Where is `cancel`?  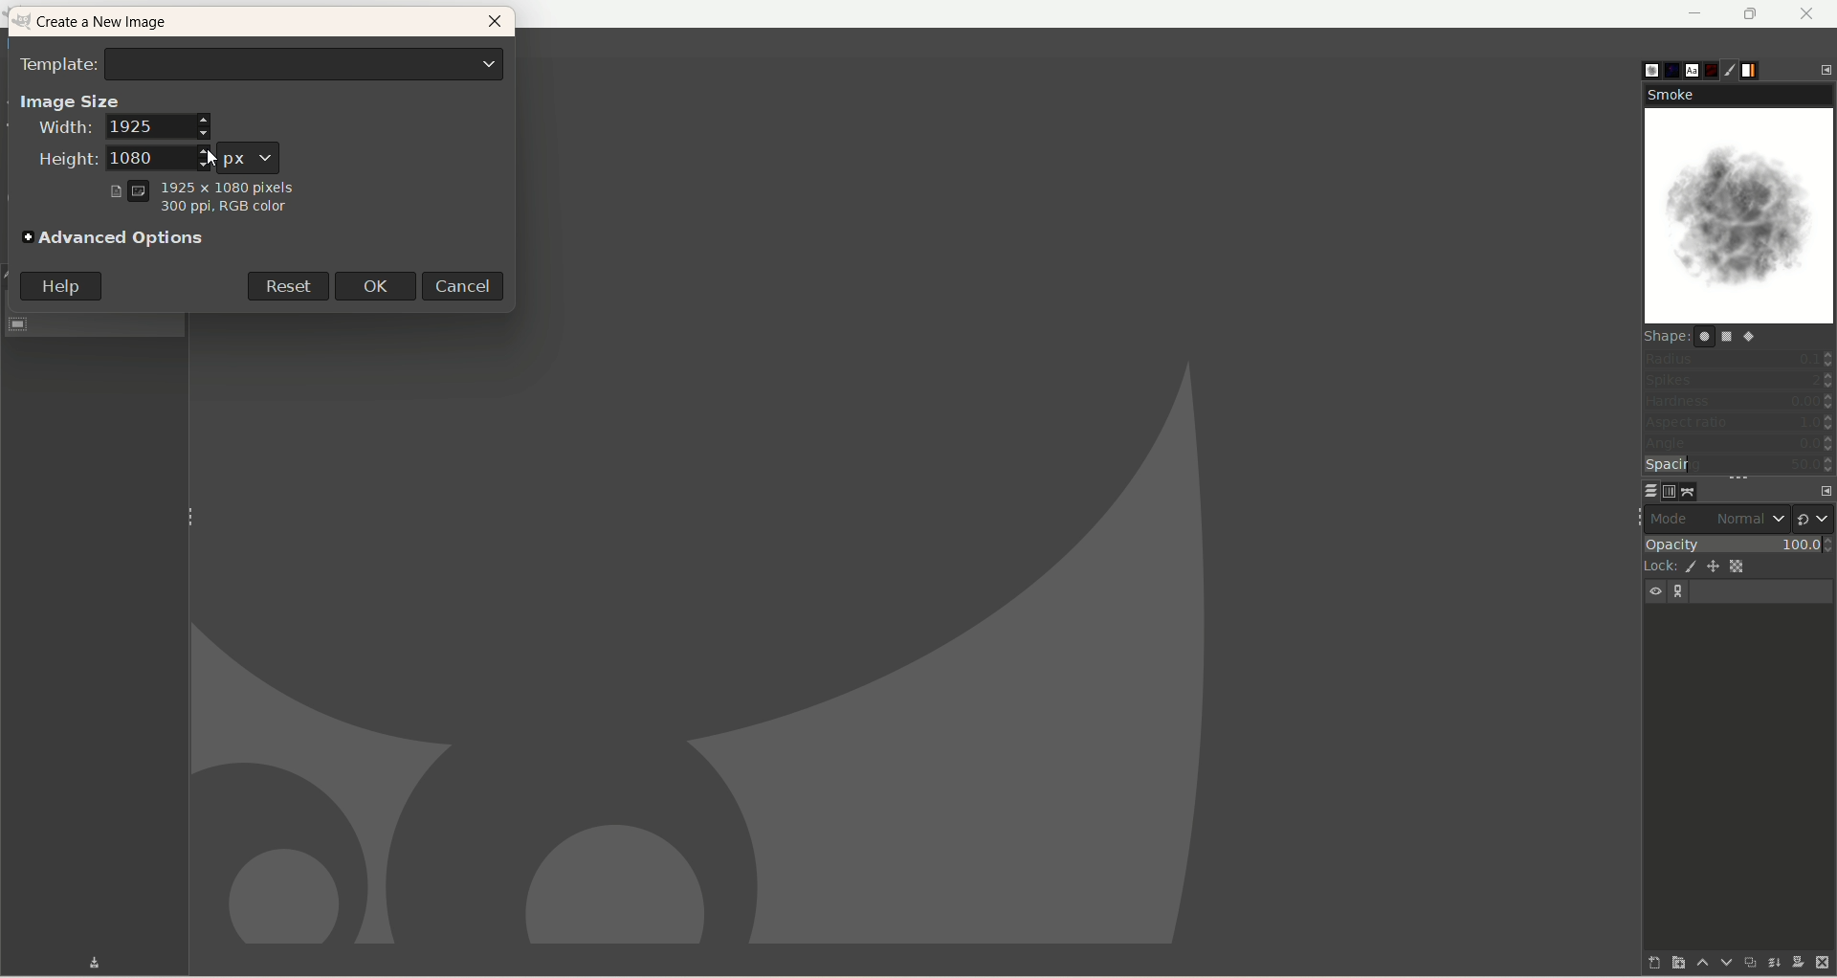
cancel is located at coordinates (468, 285).